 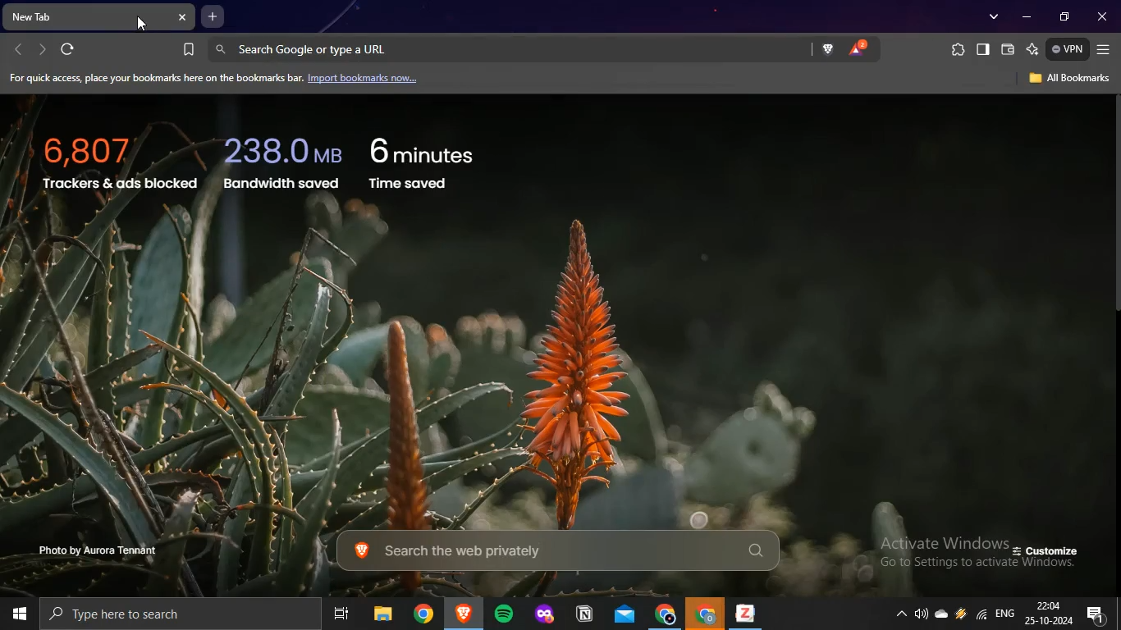 What do you see at coordinates (1068, 80) in the screenshot?
I see `all bookmarks` at bounding box center [1068, 80].